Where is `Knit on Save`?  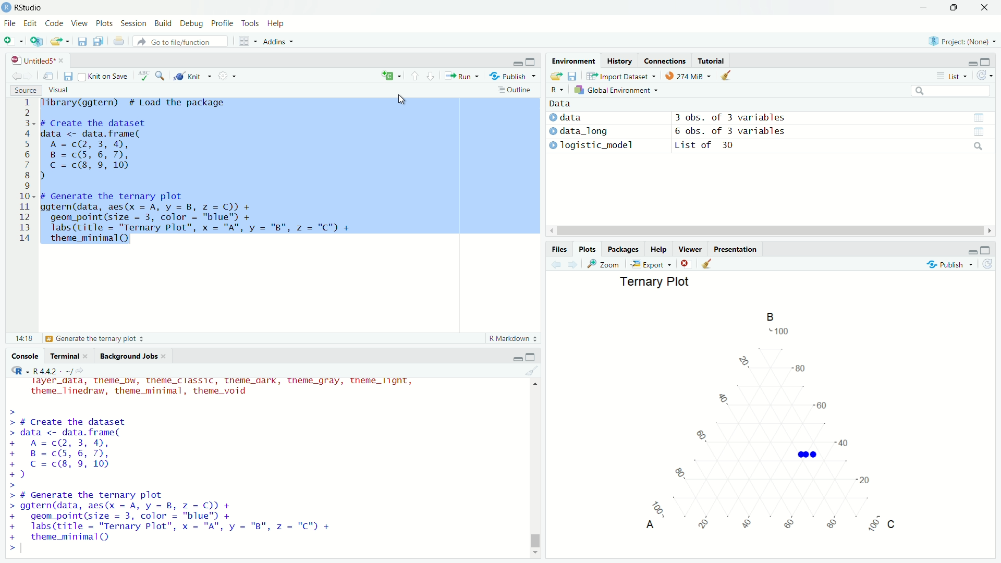
Knit on Save is located at coordinates (107, 77).